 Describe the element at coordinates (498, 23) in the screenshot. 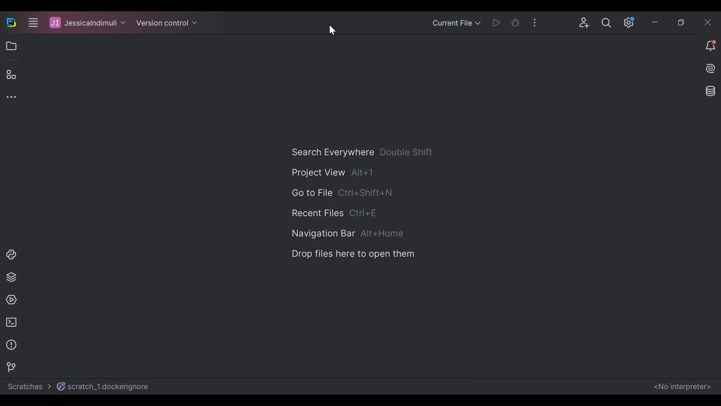

I see `run` at that location.